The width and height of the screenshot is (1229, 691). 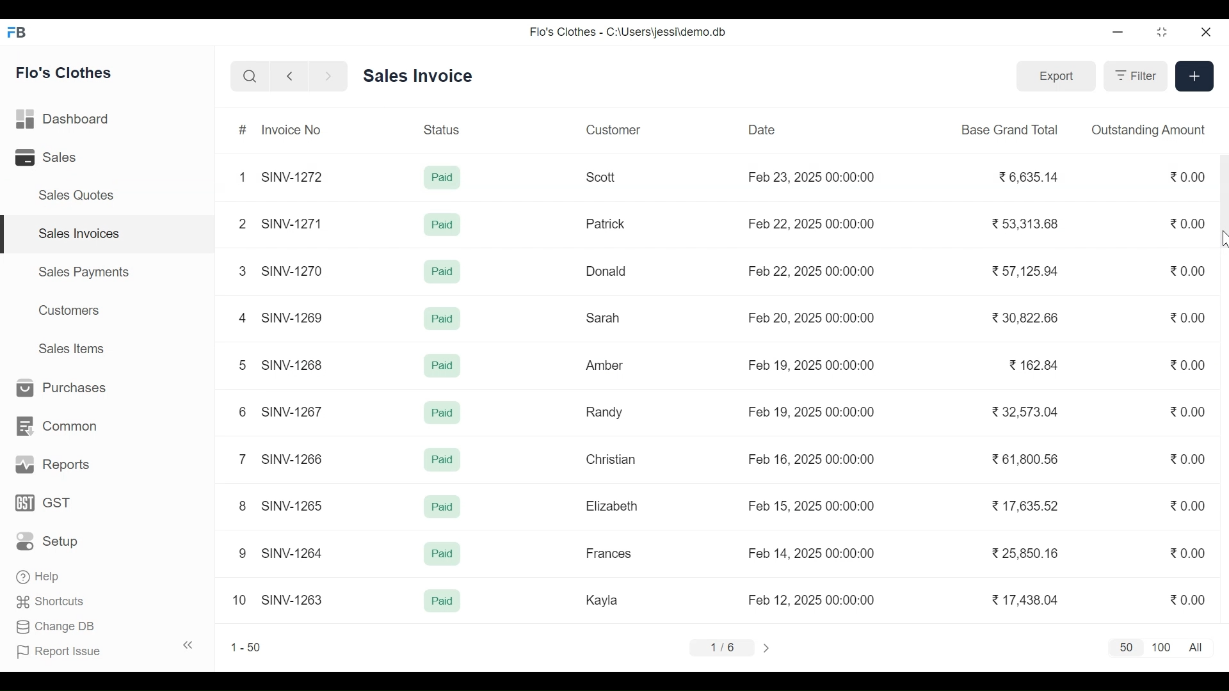 I want to click on Paid, so click(x=440, y=319).